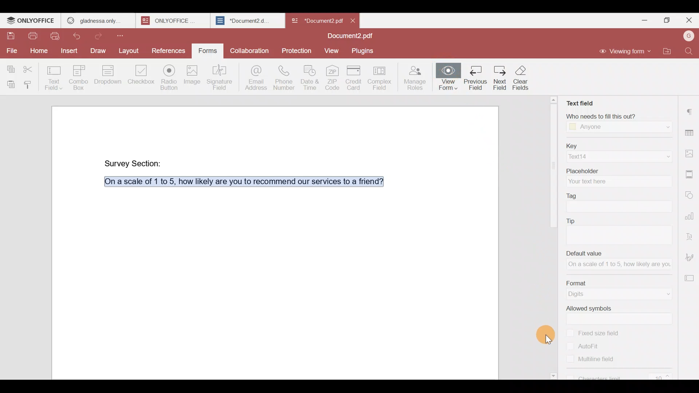  I want to click on Multiline field, so click(600, 362).